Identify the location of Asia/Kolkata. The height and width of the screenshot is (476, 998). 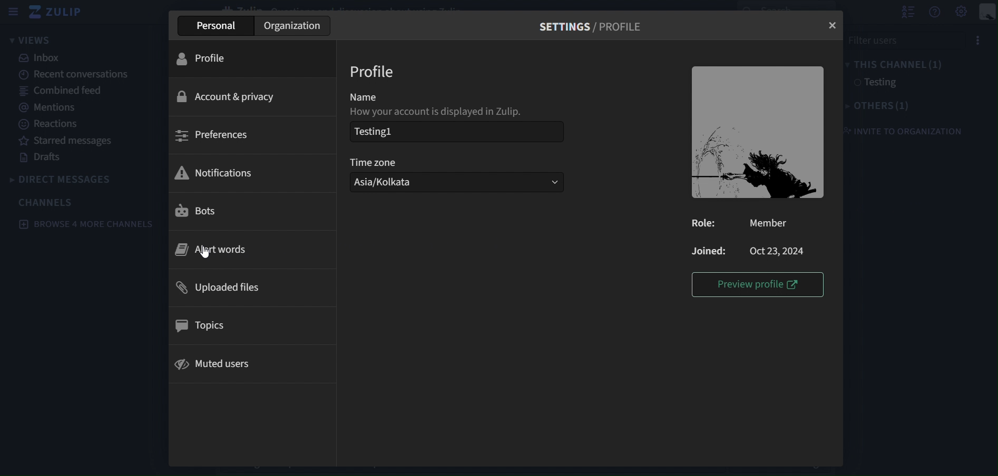
(457, 183).